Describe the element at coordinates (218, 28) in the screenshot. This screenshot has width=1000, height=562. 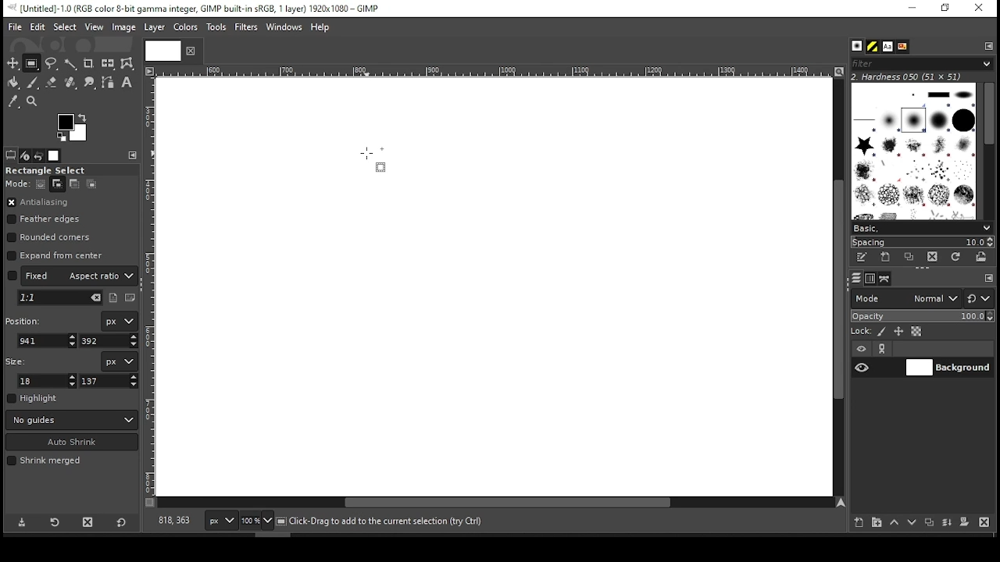
I see `tools` at that location.